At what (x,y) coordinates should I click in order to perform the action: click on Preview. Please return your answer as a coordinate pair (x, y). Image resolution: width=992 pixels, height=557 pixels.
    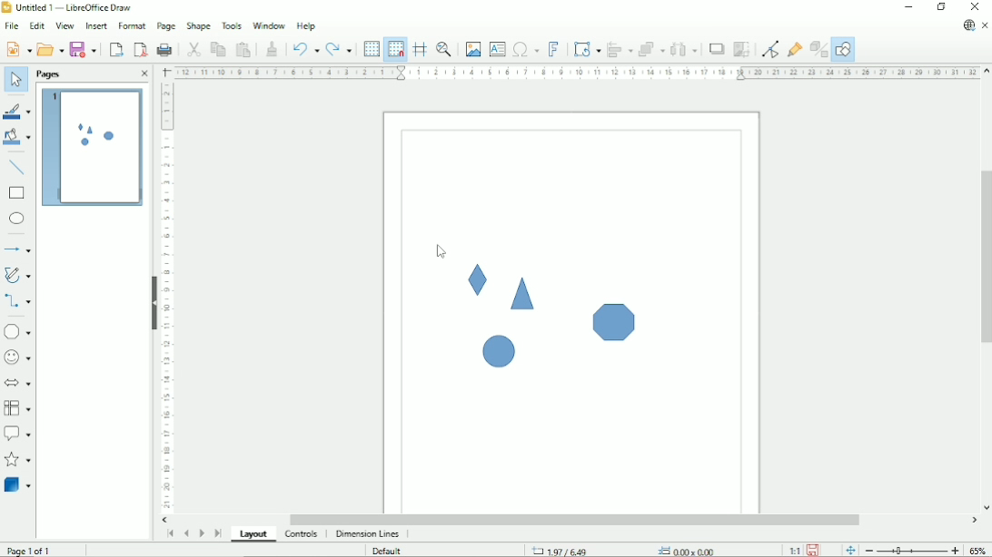
    Looking at the image, I should click on (92, 149).